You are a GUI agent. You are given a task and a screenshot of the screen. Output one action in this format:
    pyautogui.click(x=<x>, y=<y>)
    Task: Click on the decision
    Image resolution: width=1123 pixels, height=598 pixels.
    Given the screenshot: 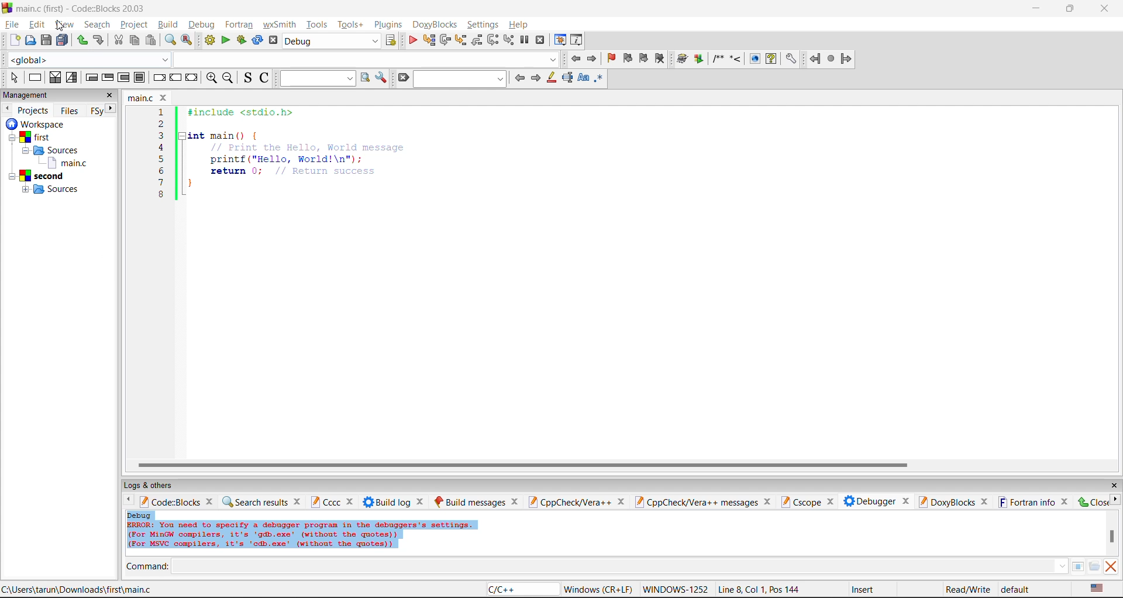 What is the action you would take?
    pyautogui.click(x=54, y=78)
    